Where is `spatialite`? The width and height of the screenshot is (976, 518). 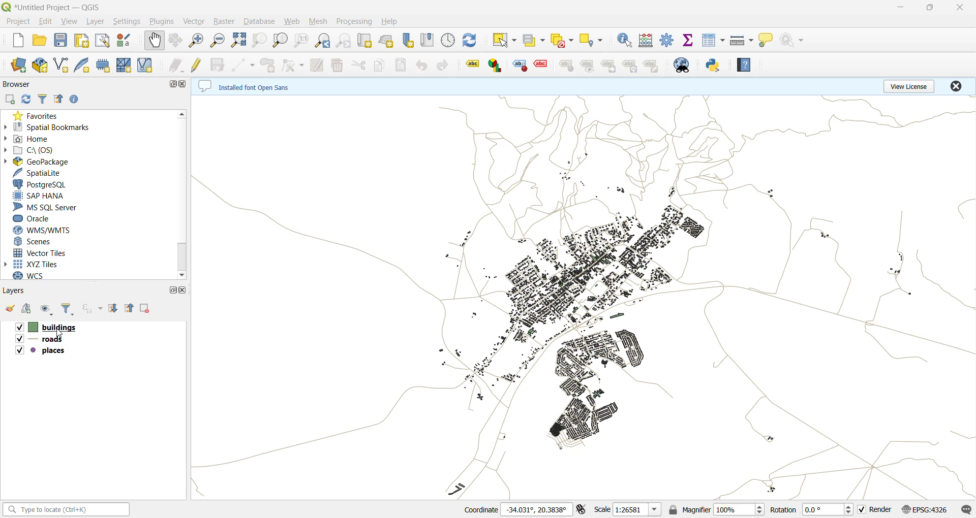 spatialite is located at coordinates (40, 172).